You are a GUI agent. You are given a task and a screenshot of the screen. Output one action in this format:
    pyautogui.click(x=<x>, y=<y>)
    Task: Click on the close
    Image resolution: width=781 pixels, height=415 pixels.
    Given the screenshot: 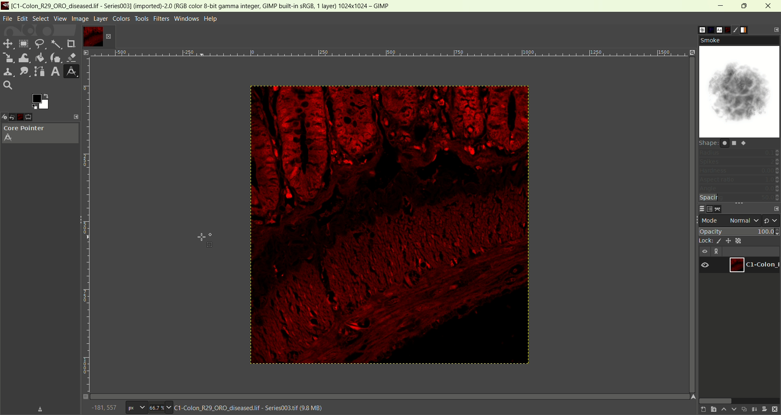 What is the action you would take?
    pyautogui.click(x=769, y=6)
    